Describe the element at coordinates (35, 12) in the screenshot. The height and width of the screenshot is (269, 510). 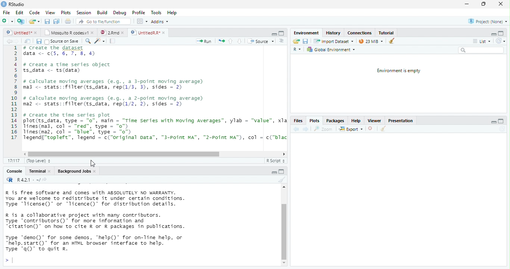
I see `Code` at that location.